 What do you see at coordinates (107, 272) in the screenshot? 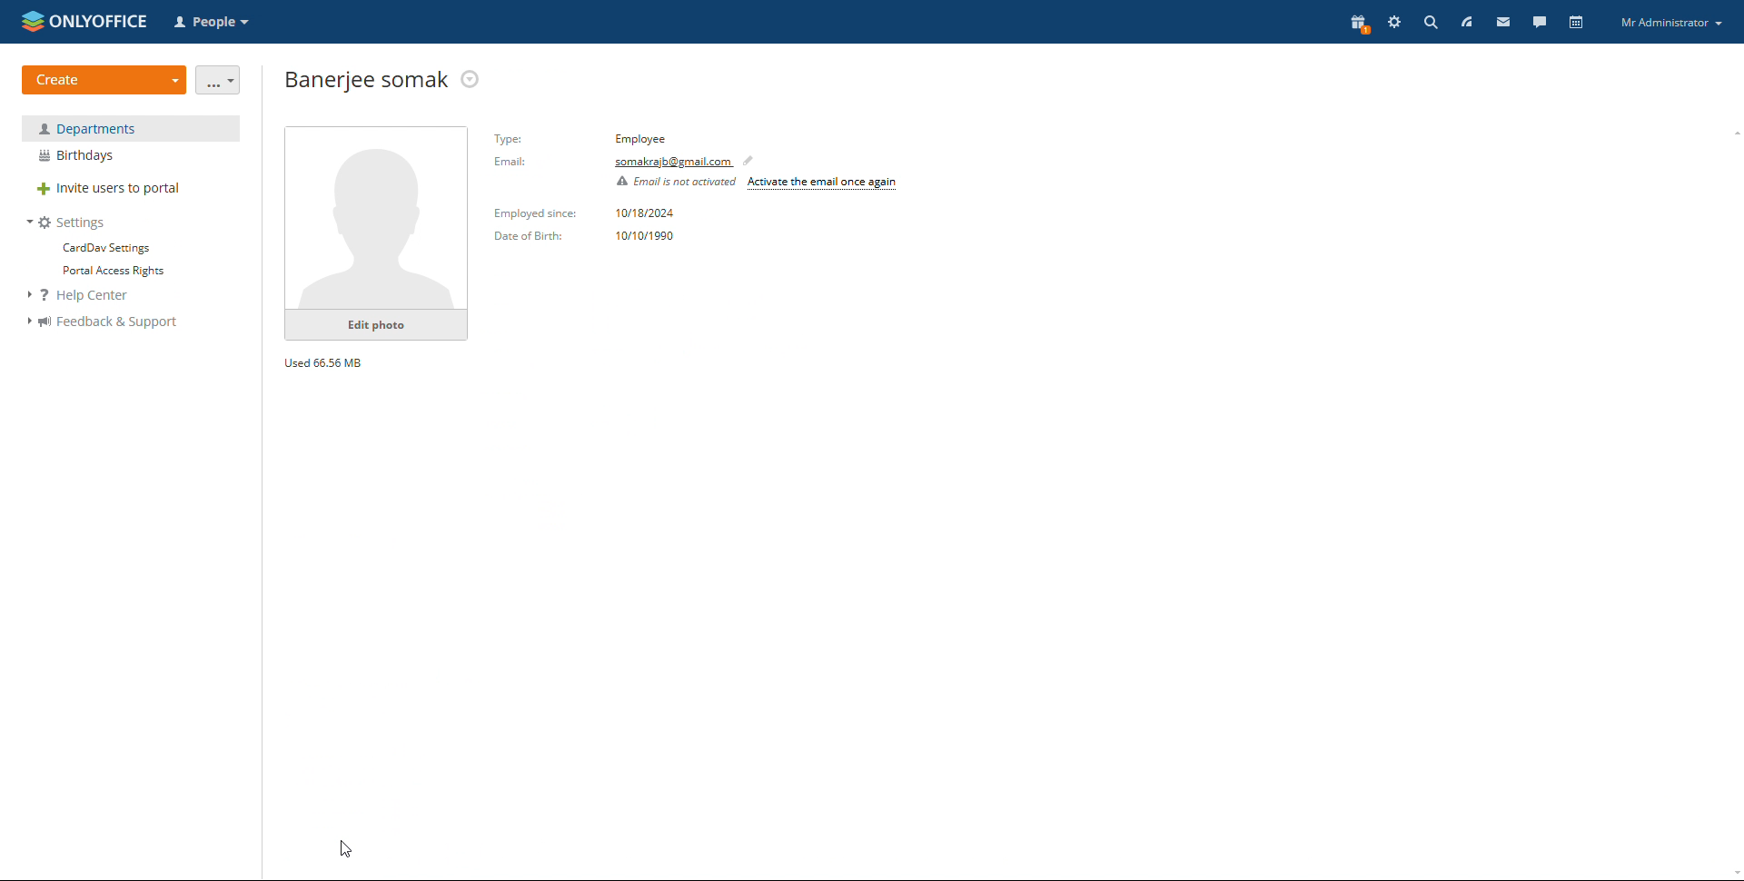
I see `portal access rights` at bounding box center [107, 272].